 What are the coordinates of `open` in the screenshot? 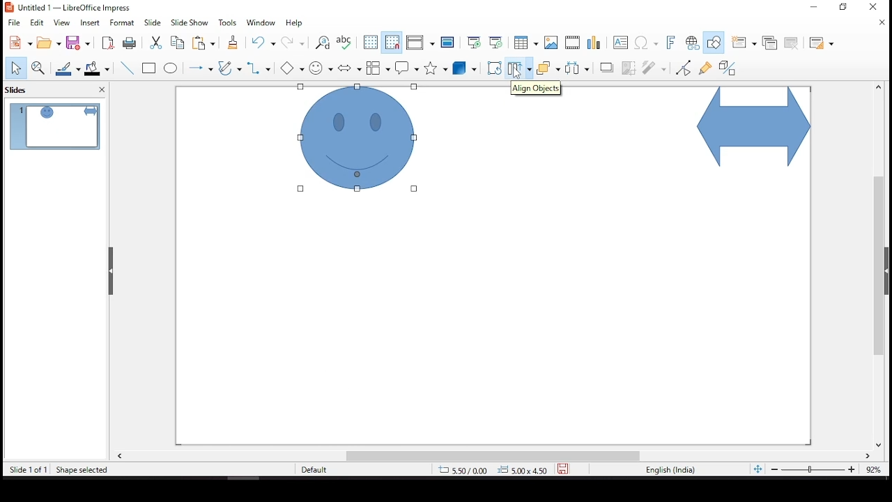 It's located at (49, 43).